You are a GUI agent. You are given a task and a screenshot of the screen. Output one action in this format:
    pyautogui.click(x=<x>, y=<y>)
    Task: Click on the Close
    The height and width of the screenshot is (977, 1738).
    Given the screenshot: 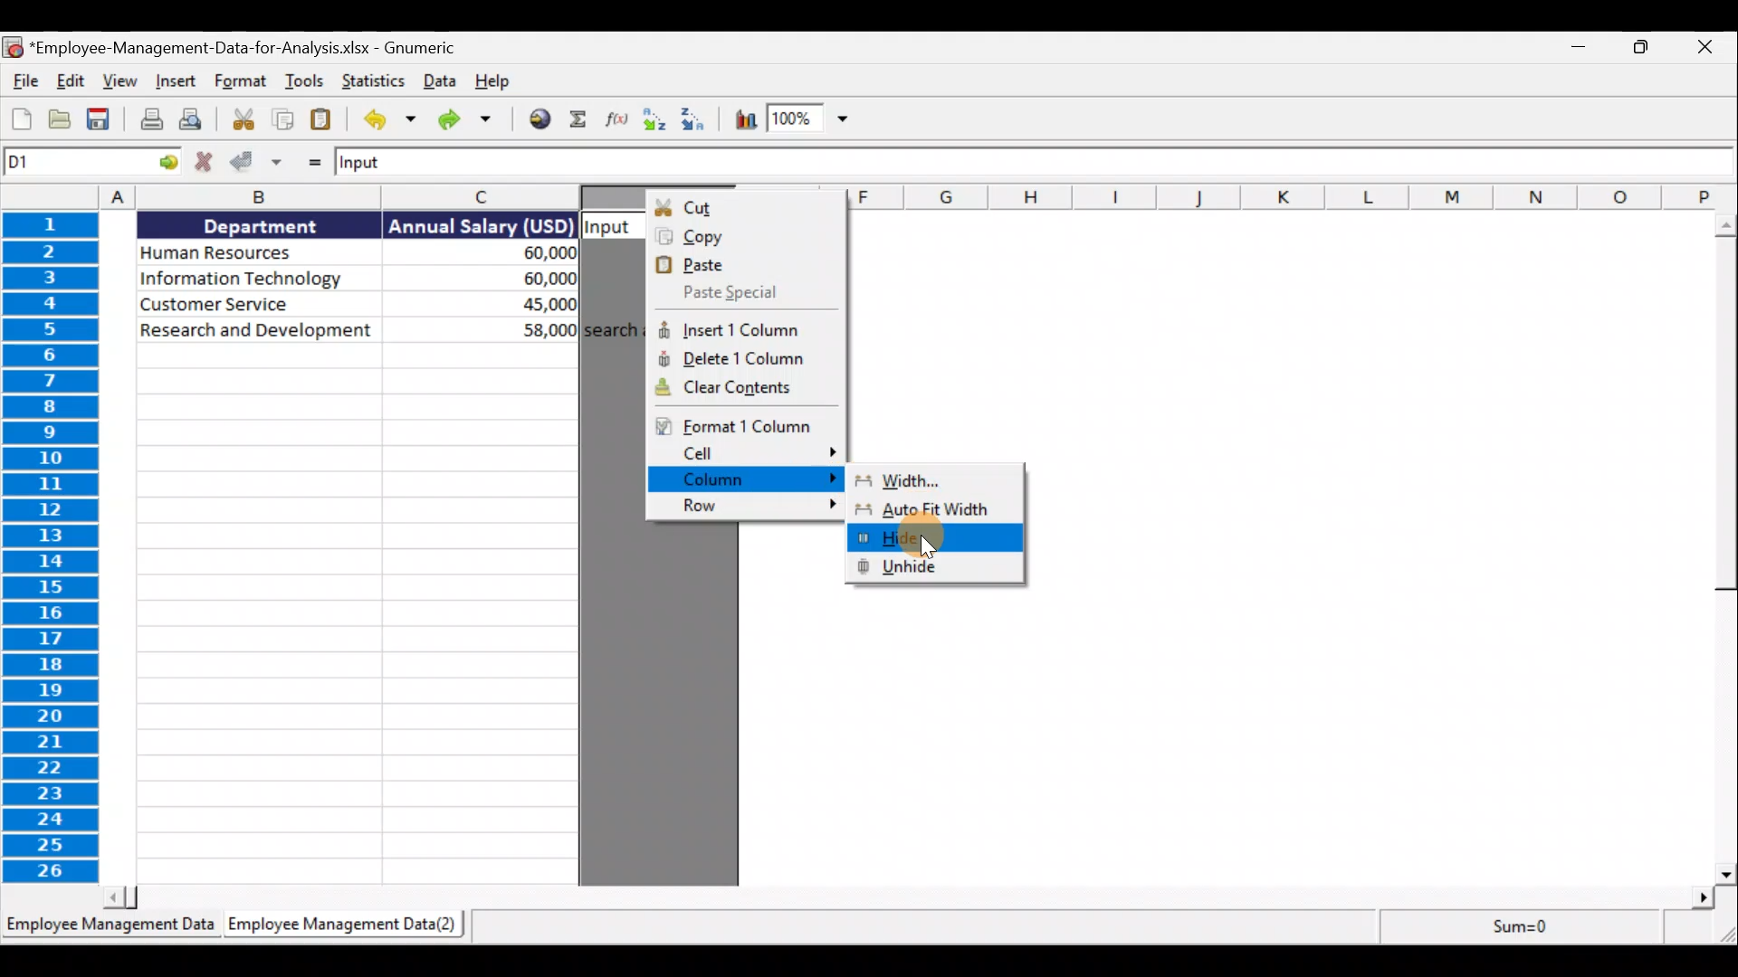 What is the action you would take?
    pyautogui.click(x=1709, y=45)
    